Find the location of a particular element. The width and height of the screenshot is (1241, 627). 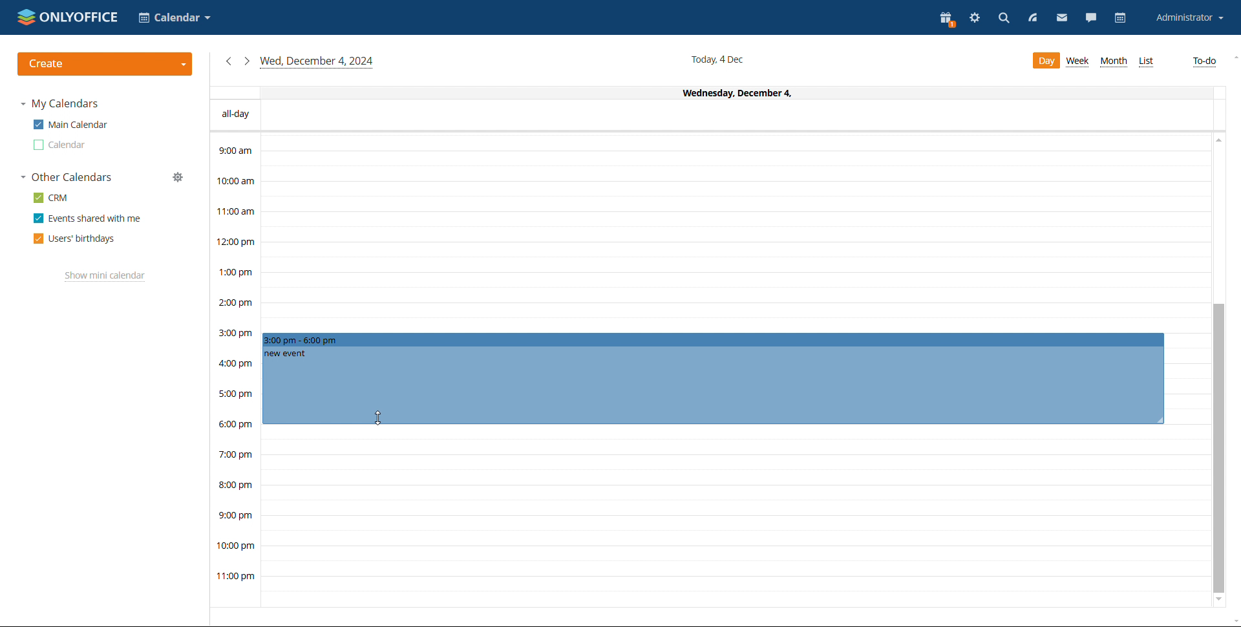

events shared with me is located at coordinates (87, 218).